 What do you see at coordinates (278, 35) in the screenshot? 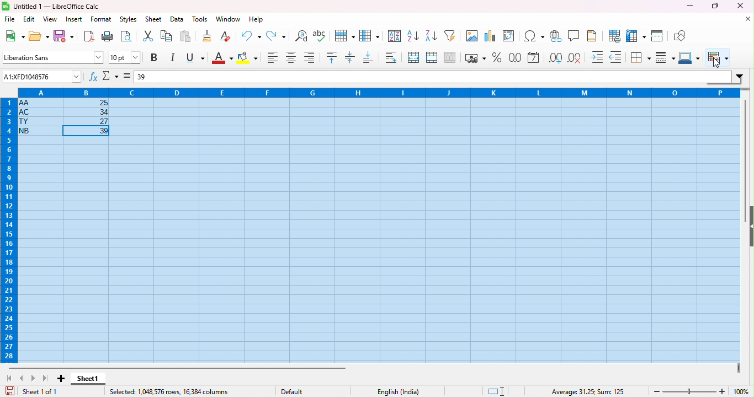
I see `redo` at bounding box center [278, 35].